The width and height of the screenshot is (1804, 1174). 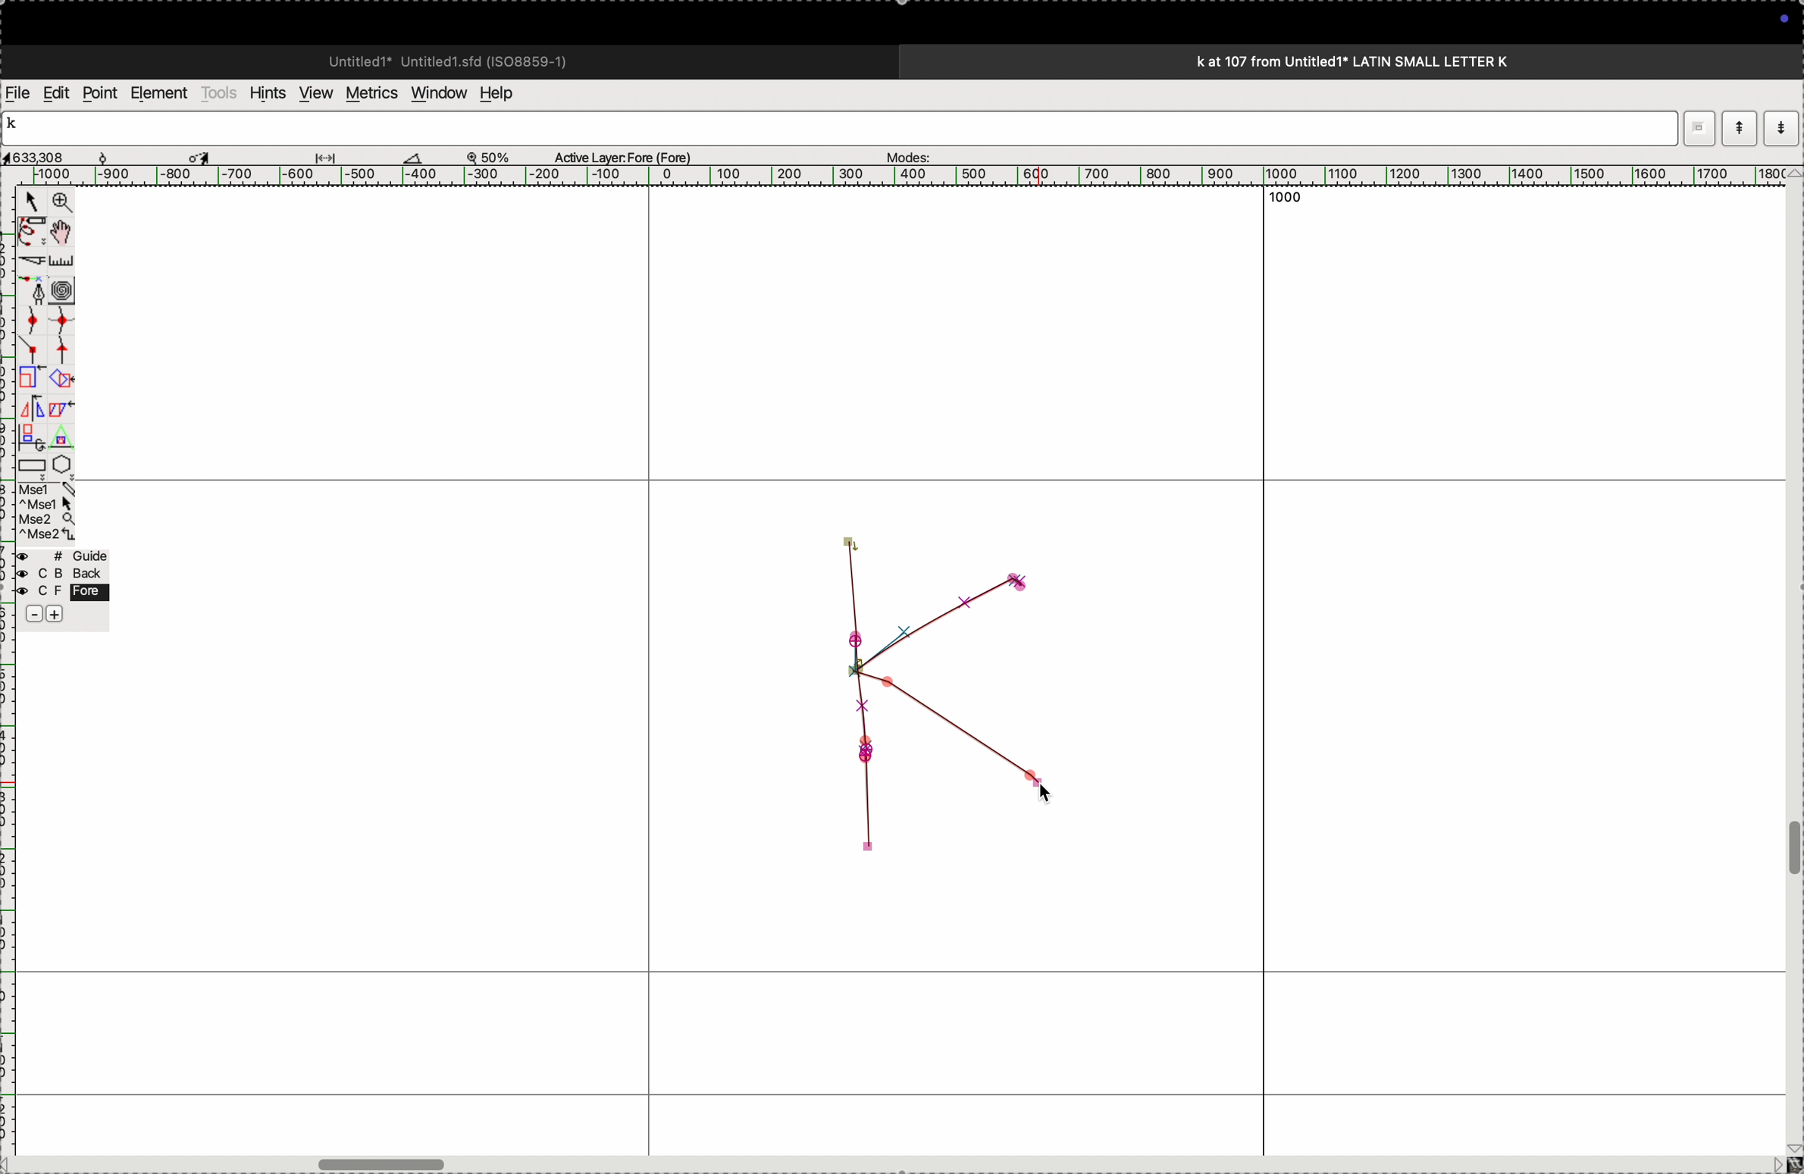 I want to click on toggle screen, so click(x=385, y=1163).